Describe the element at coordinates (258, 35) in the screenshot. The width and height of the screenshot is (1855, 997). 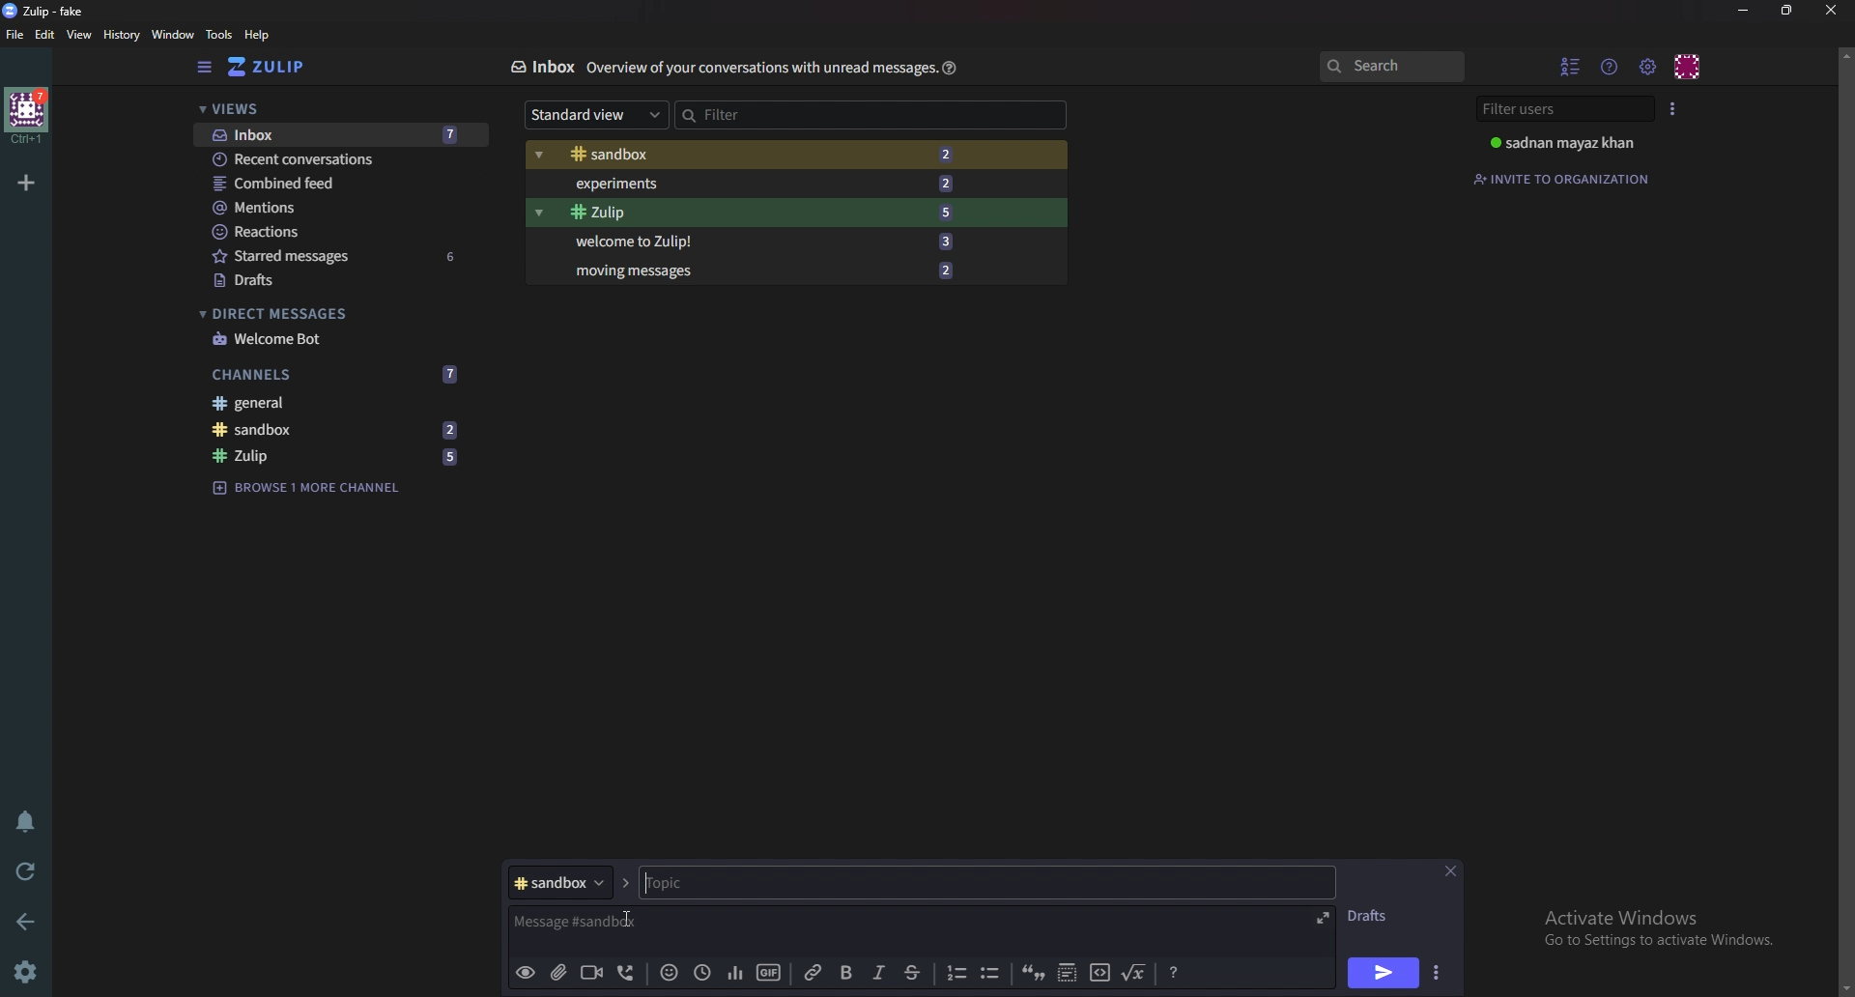
I see `help` at that location.